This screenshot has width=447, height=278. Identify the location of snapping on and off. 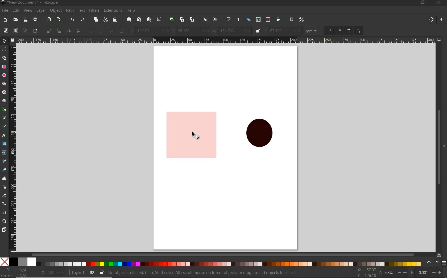
(437, 19).